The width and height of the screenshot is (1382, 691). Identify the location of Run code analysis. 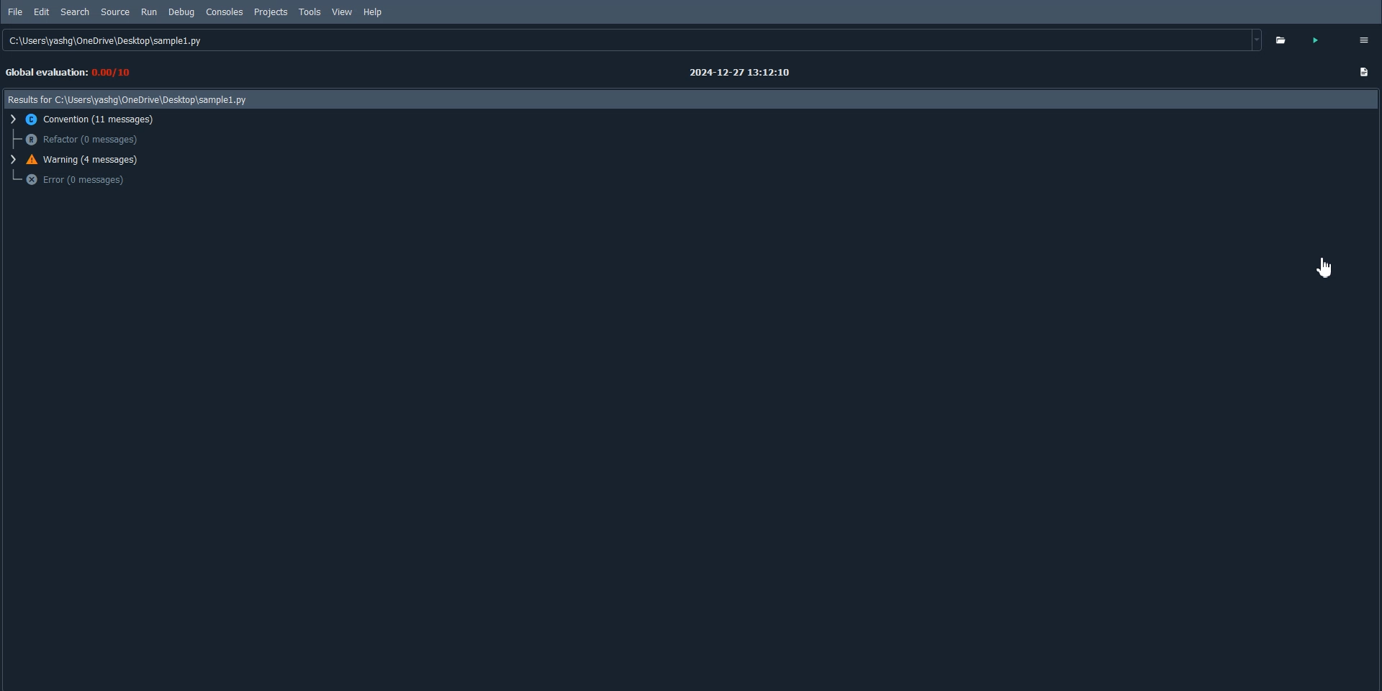
(1322, 40).